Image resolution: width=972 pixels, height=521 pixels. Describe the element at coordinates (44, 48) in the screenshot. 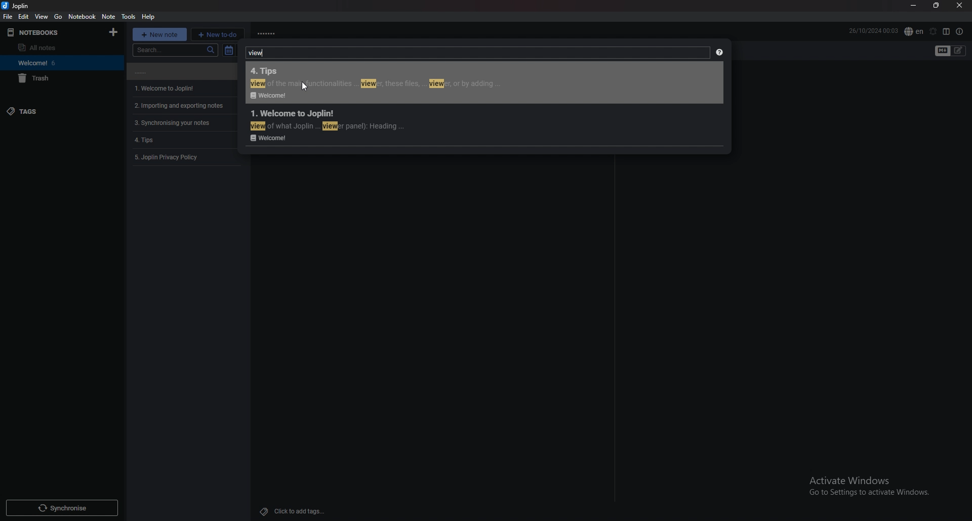

I see `All Notes` at that location.